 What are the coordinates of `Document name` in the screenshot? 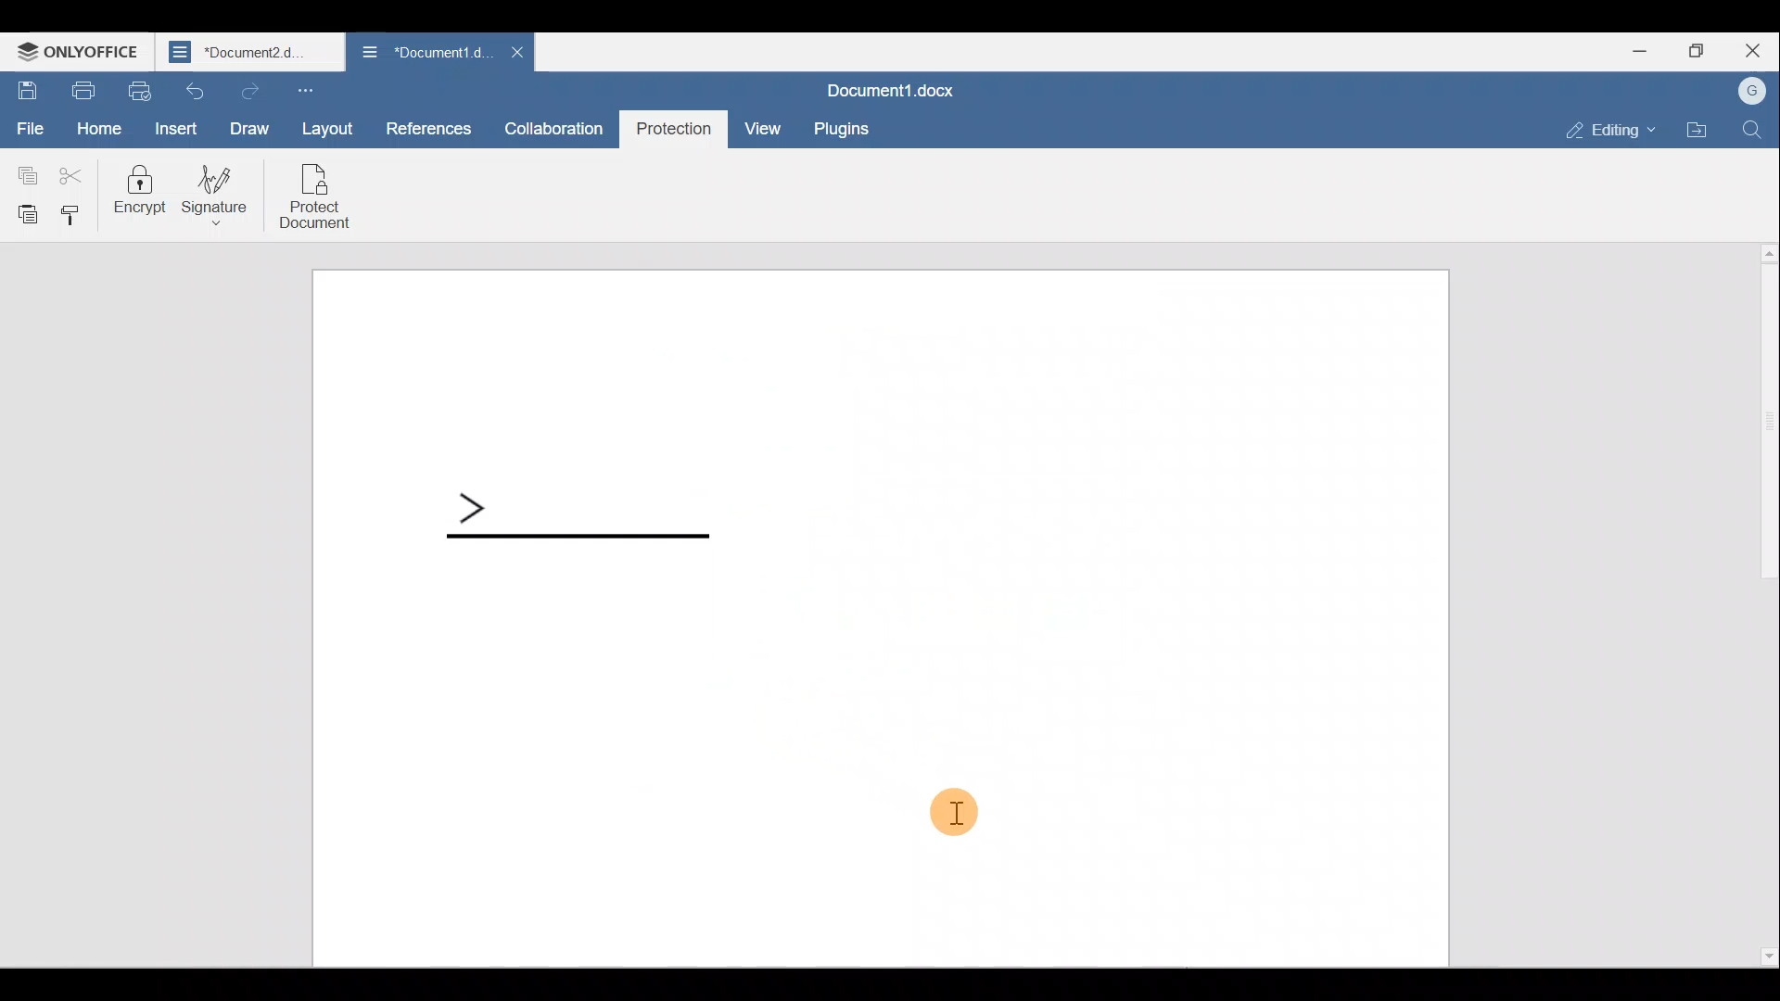 It's located at (424, 50).